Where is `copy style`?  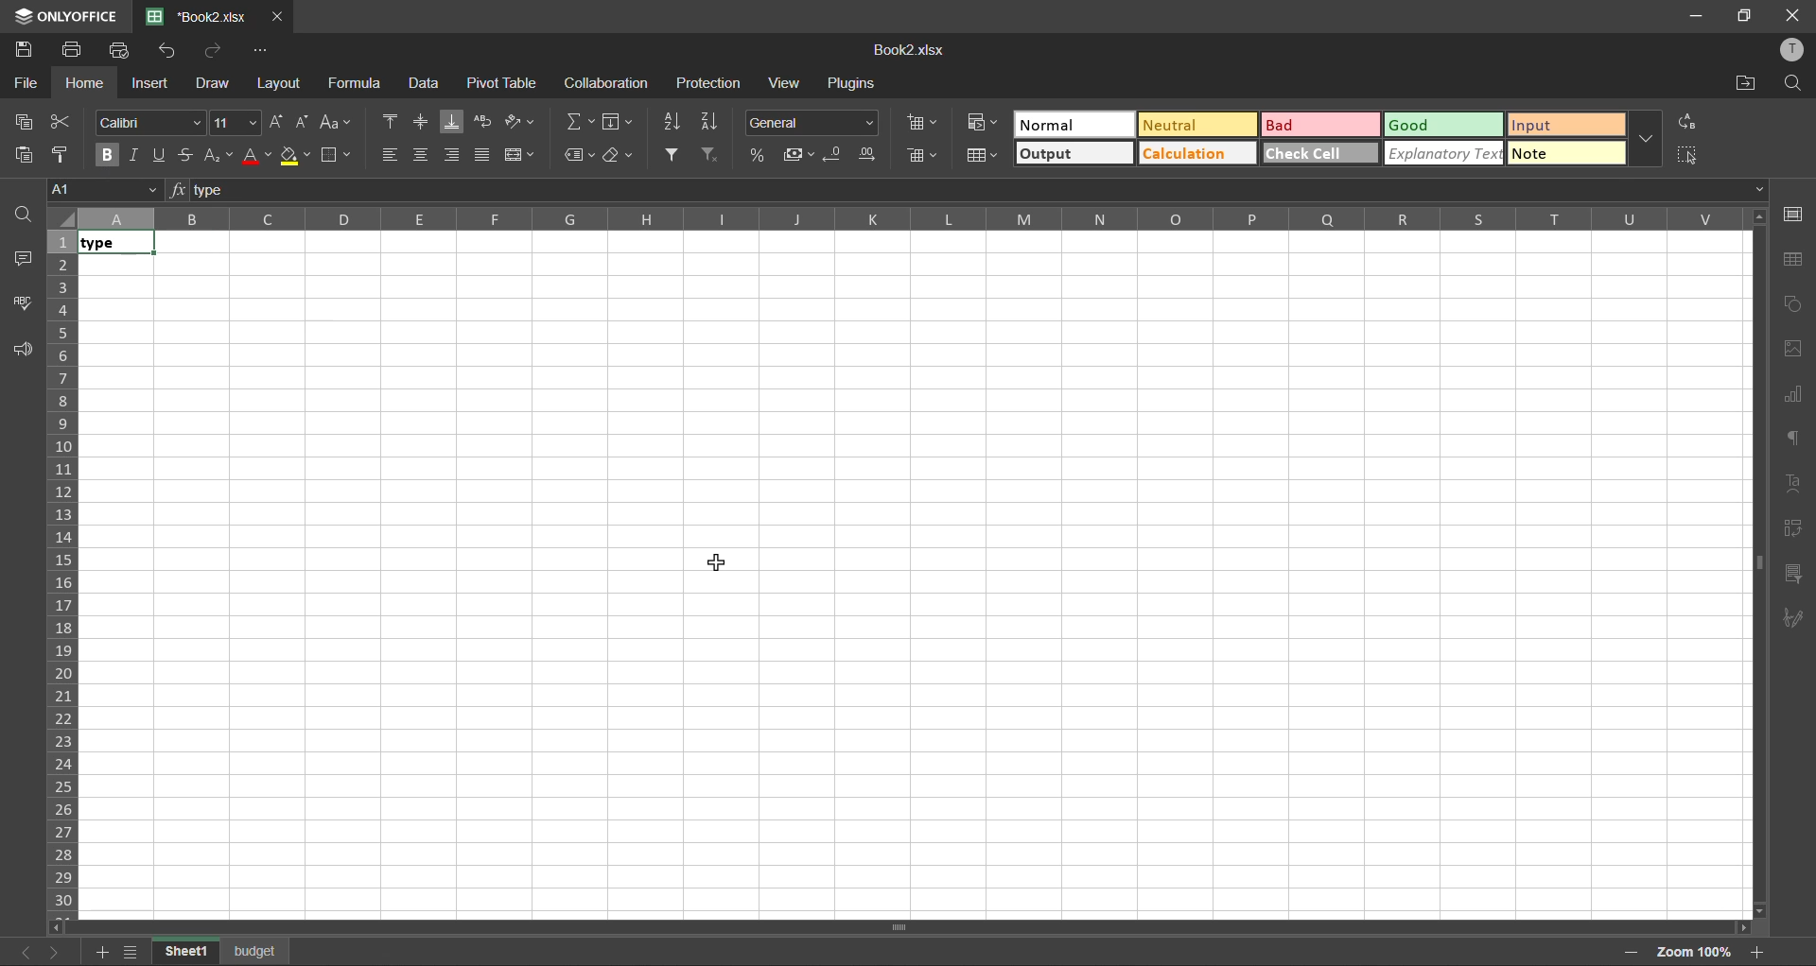 copy style is located at coordinates (57, 156).